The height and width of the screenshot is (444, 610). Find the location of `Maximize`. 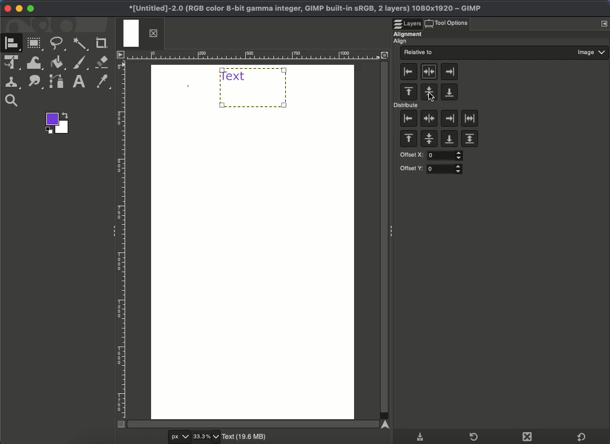

Maximize is located at coordinates (30, 9).